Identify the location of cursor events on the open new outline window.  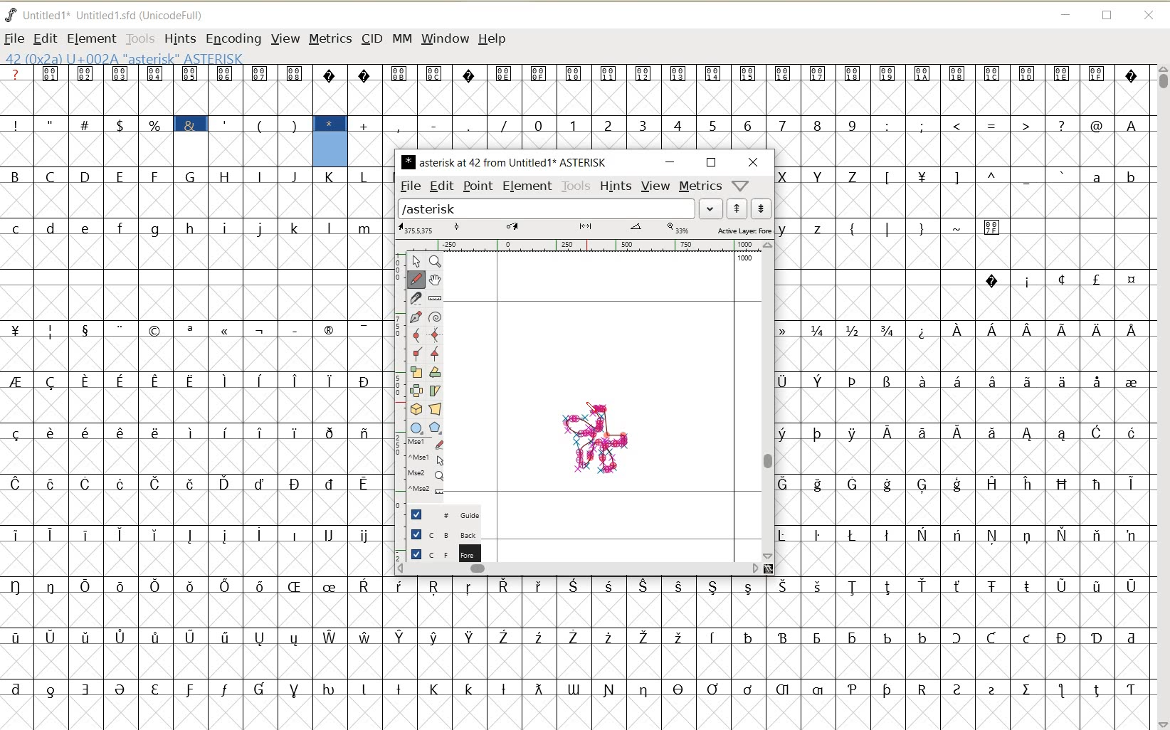
(427, 470).